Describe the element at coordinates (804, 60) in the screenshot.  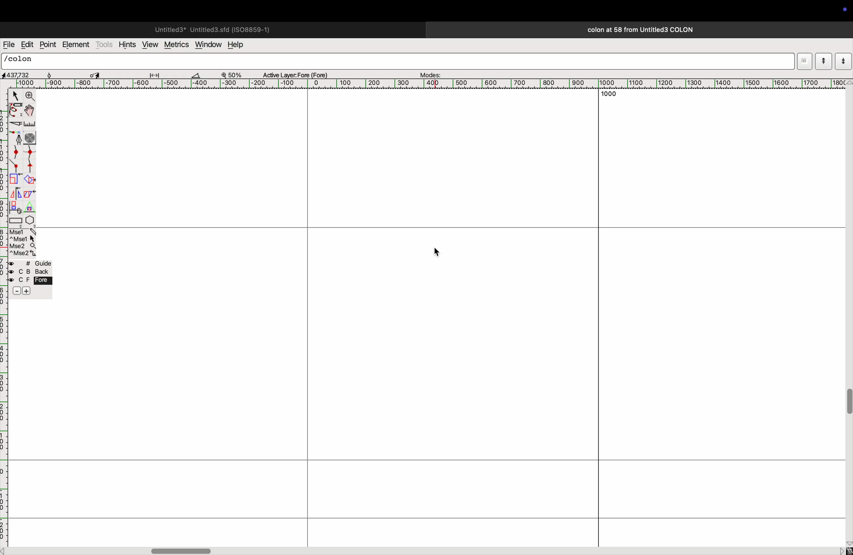
I see `Mode` at that location.